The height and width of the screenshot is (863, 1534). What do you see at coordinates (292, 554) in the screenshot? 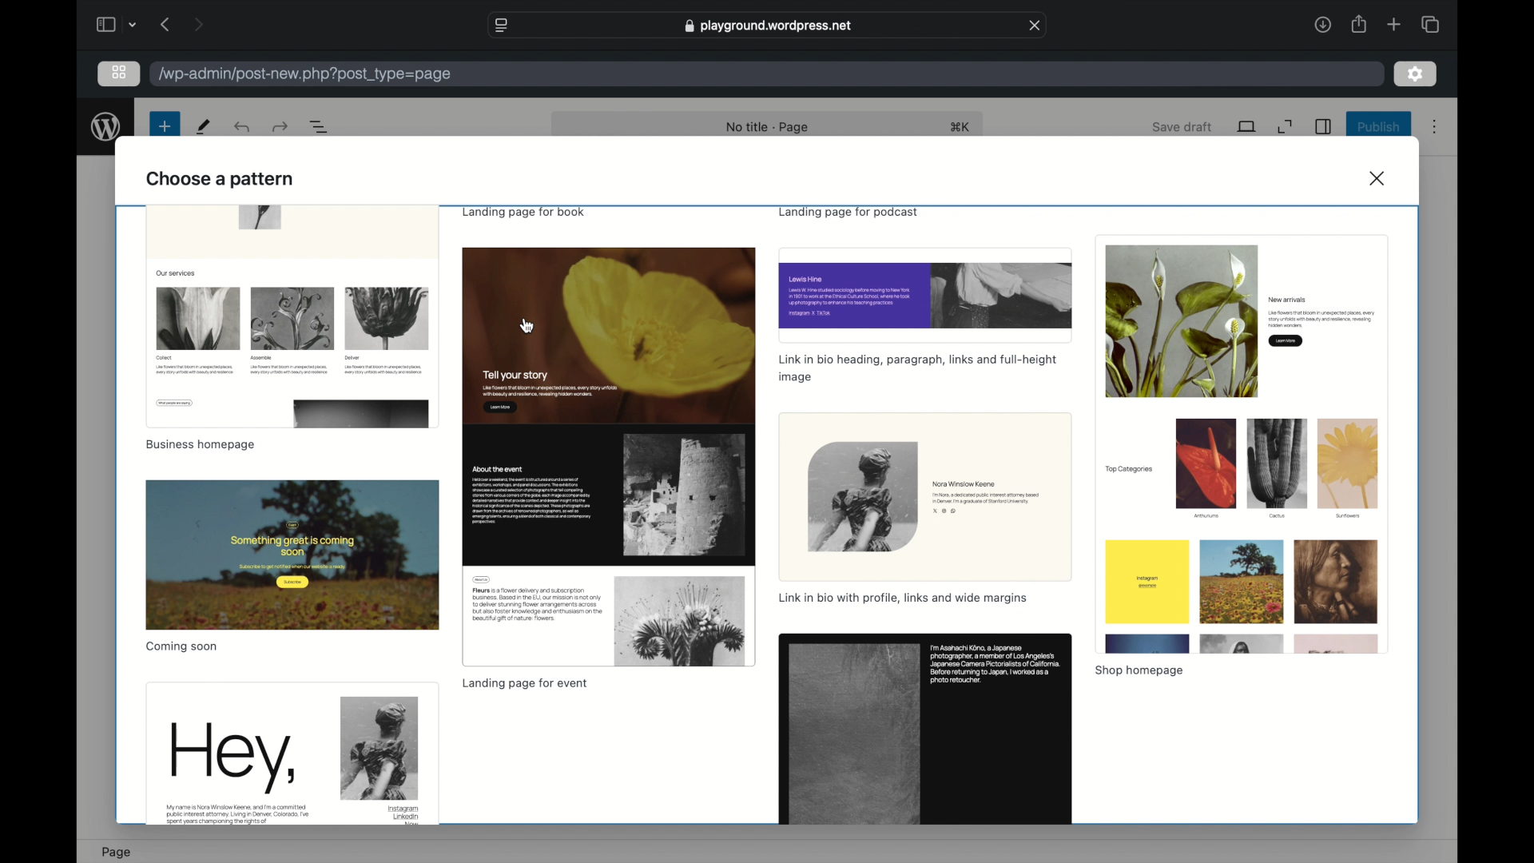
I see `preview` at bounding box center [292, 554].